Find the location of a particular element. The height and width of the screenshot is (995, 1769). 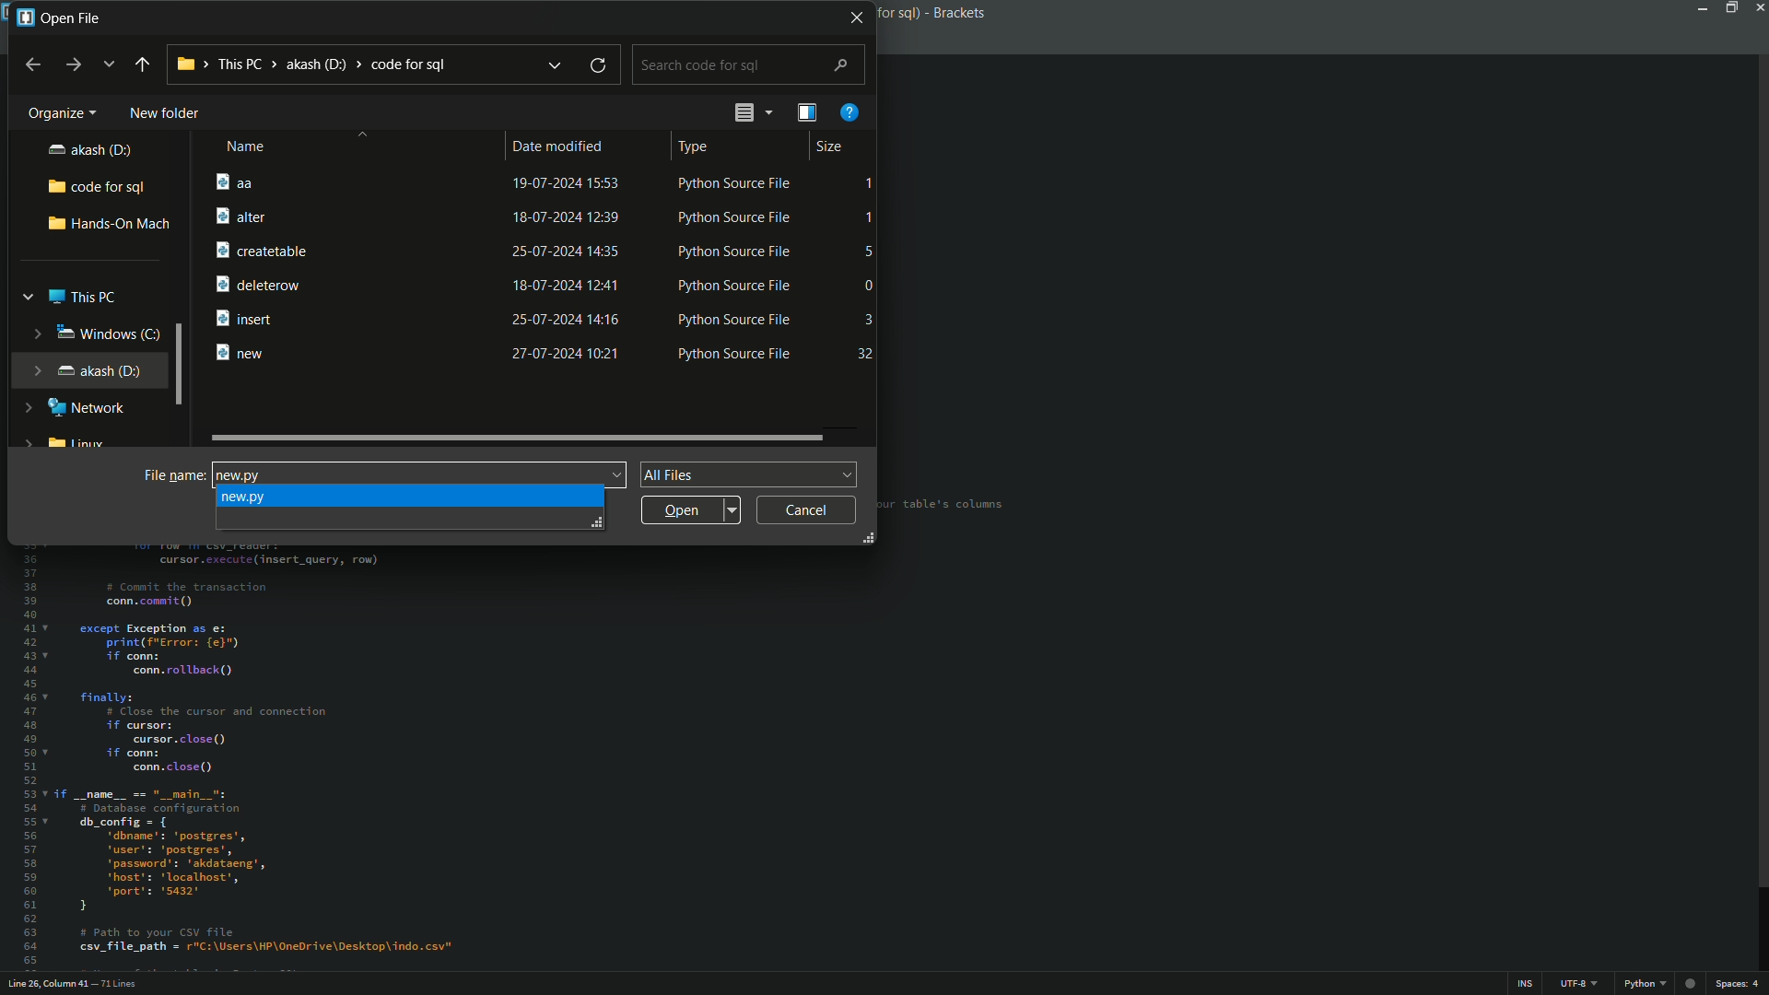

Python Source File is located at coordinates (732, 285).